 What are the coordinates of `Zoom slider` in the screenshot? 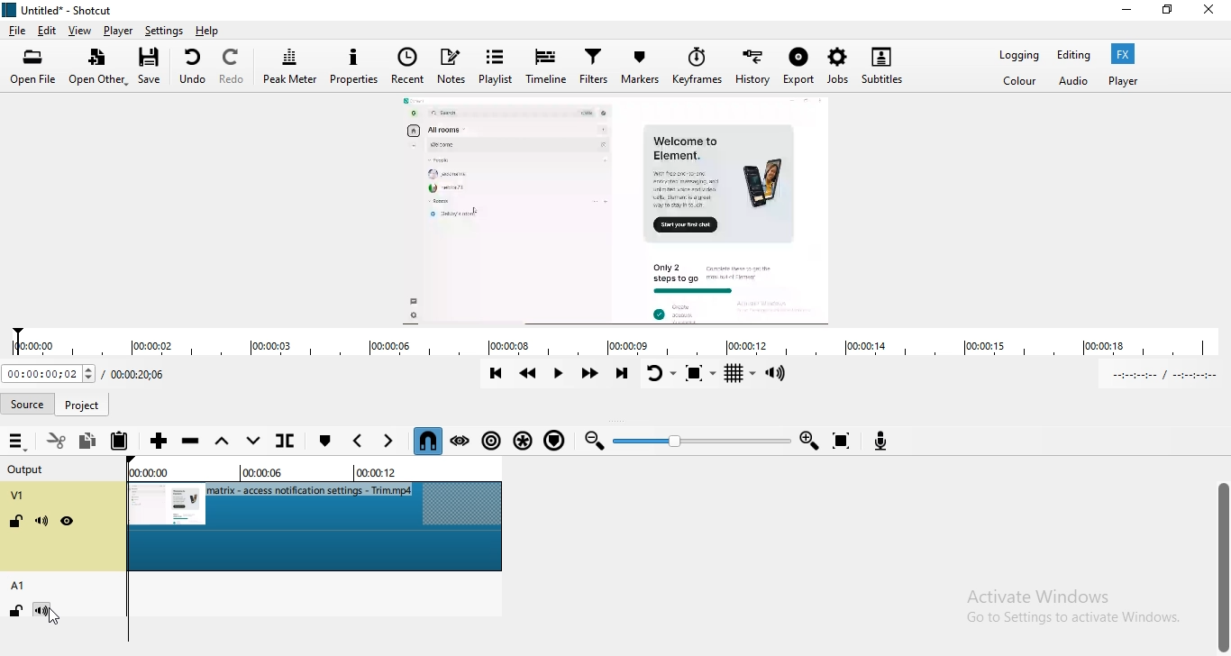 It's located at (701, 440).